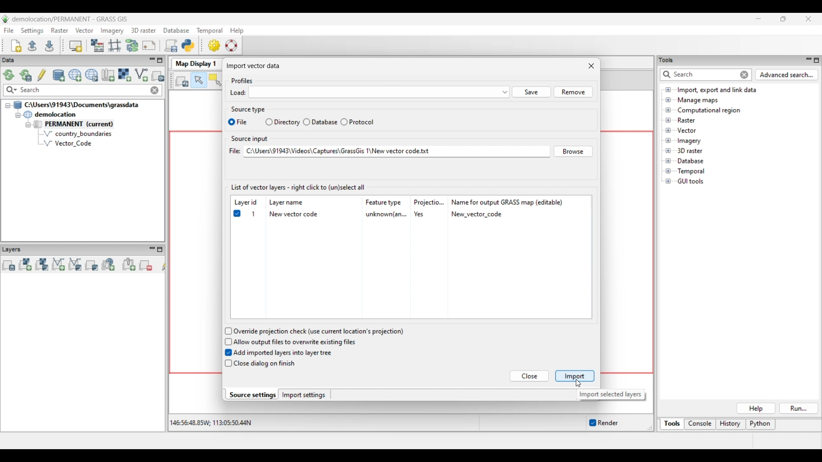 The image size is (822, 462). I want to click on Add group, so click(129, 264).